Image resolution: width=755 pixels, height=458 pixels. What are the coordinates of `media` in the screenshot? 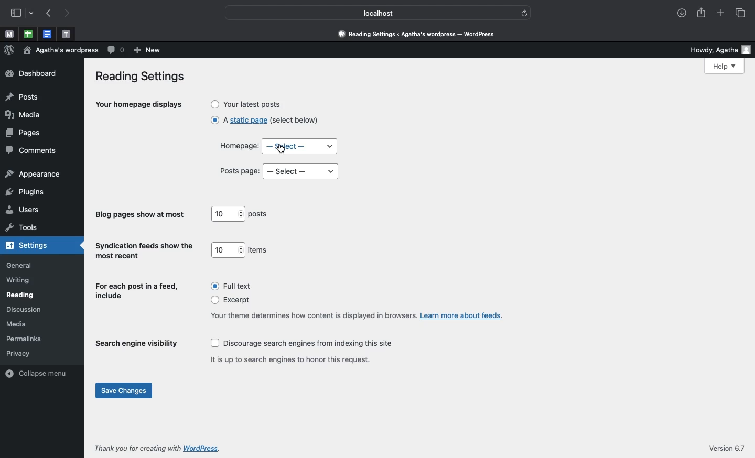 It's located at (18, 324).